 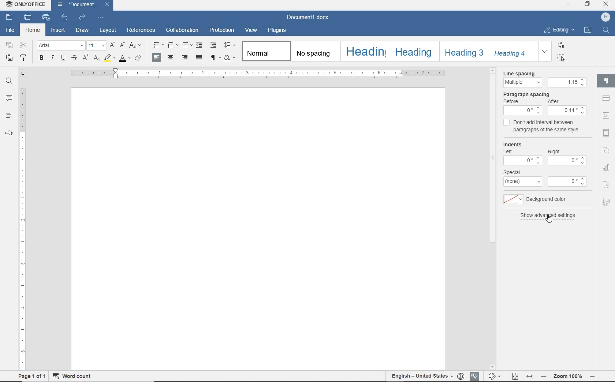 What do you see at coordinates (315, 54) in the screenshot?
I see `no spacing` at bounding box center [315, 54].